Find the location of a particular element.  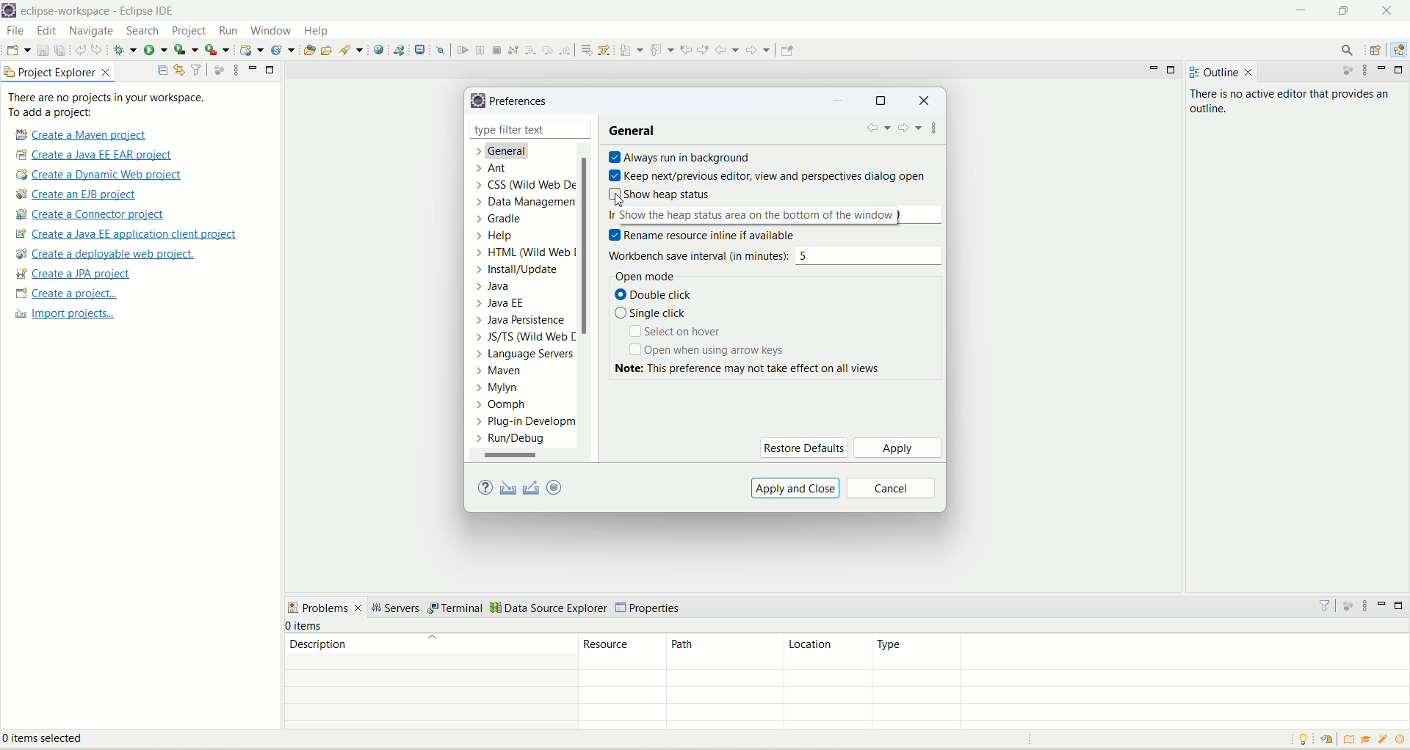

navigate is located at coordinates (94, 32).